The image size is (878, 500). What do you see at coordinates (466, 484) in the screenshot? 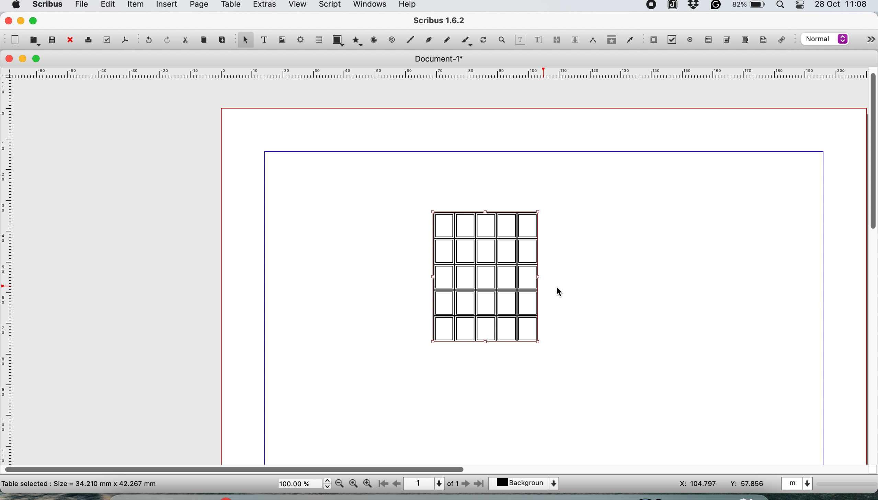
I see `go to next page` at bounding box center [466, 484].